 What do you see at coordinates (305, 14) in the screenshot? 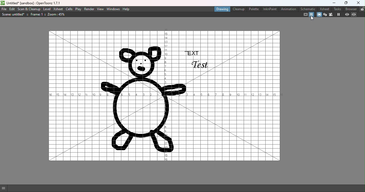
I see `Safe area` at bounding box center [305, 14].